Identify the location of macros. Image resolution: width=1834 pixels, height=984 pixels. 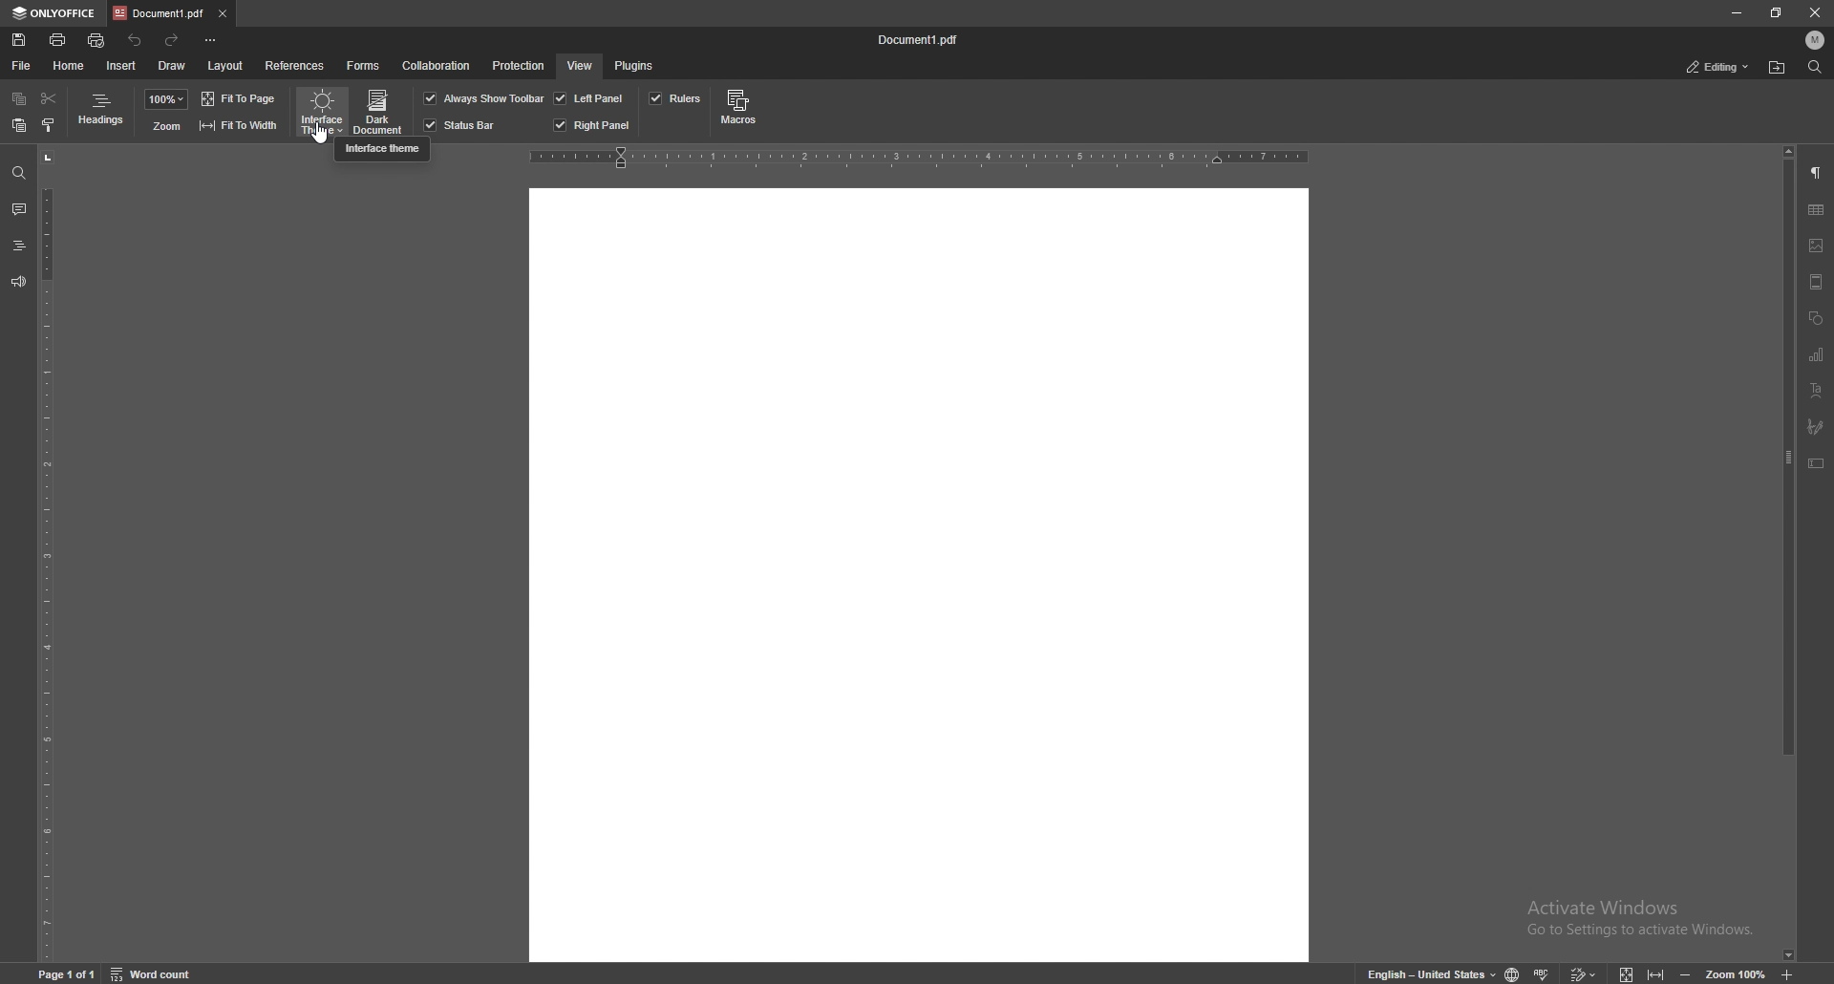
(741, 109).